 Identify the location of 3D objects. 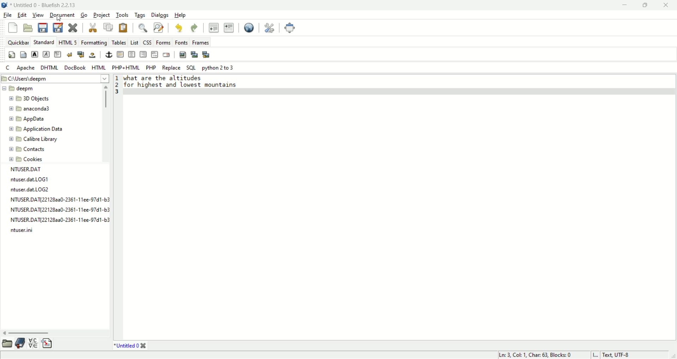
(30, 99).